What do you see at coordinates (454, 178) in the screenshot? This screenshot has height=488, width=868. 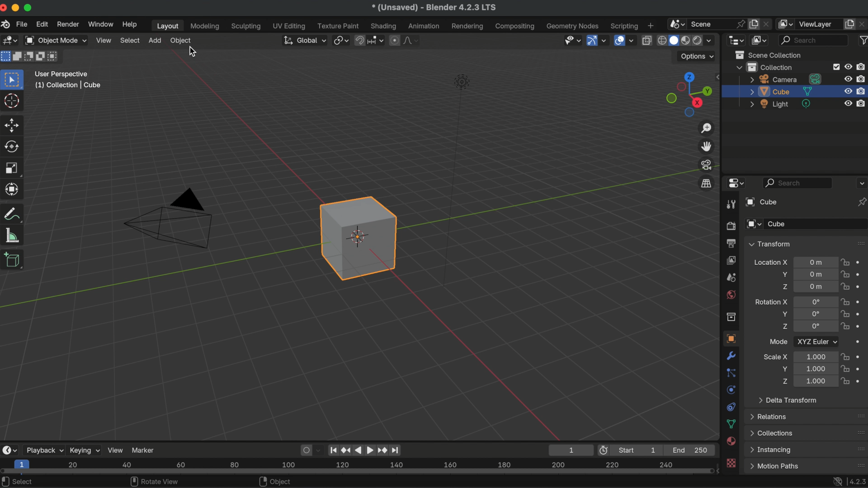 I see `light source` at bounding box center [454, 178].